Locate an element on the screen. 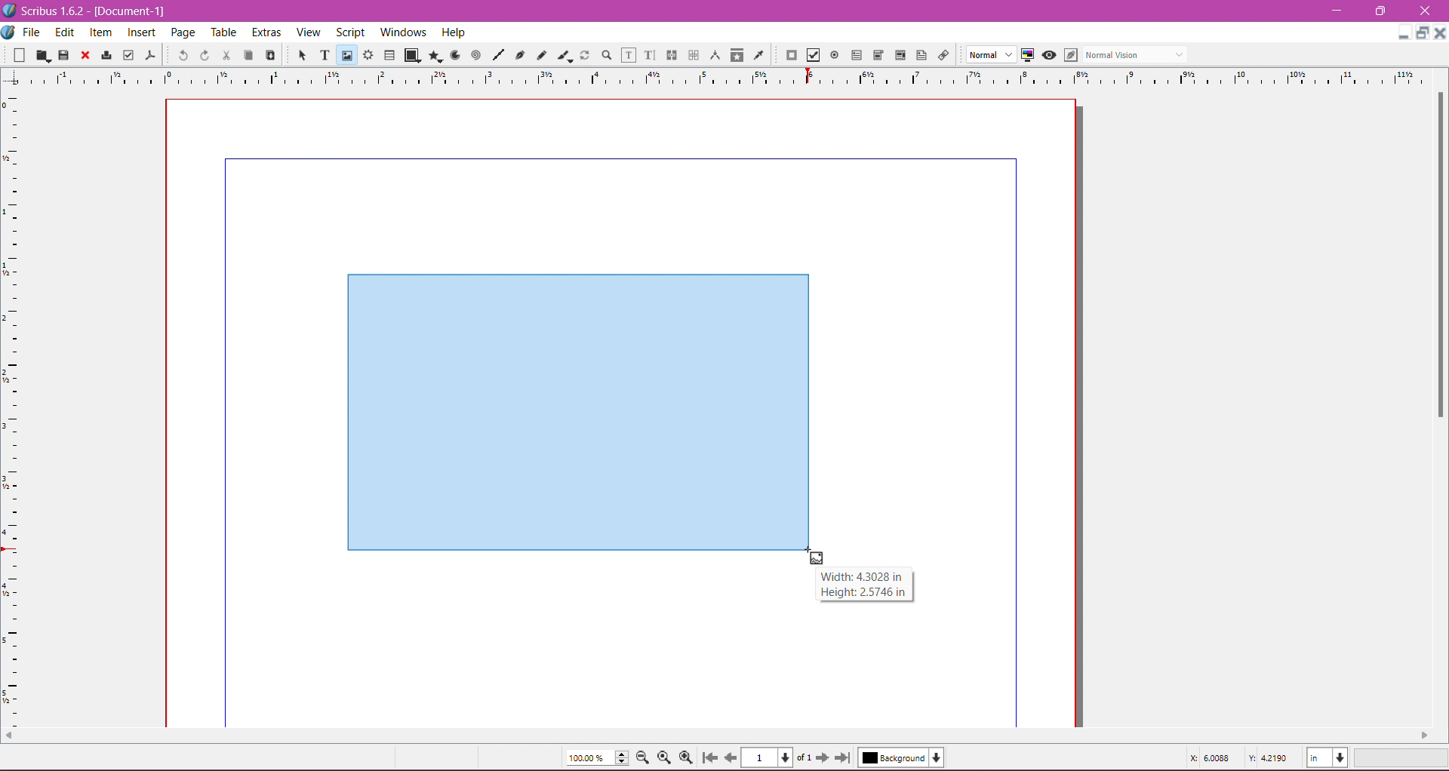  Link Text Frames is located at coordinates (672, 55).